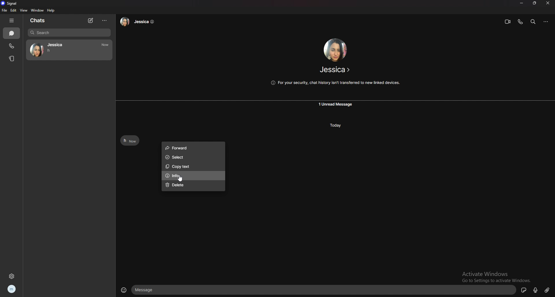 This screenshot has width=555, height=297. Describe the element at coordinates (485, 273) in the screenshot. I see `Activate Windows` at that location.